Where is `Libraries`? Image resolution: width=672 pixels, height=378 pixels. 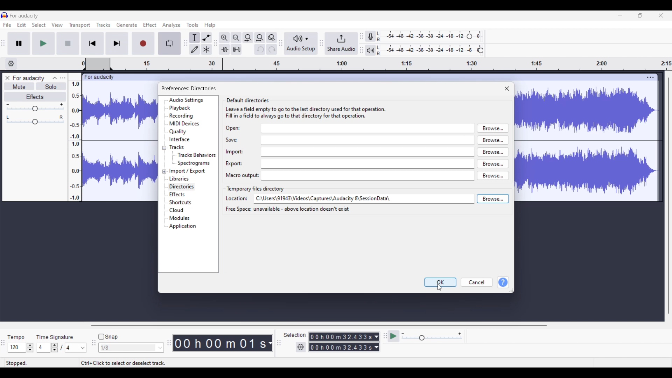 Libraries is located at coordinates (180, 178).